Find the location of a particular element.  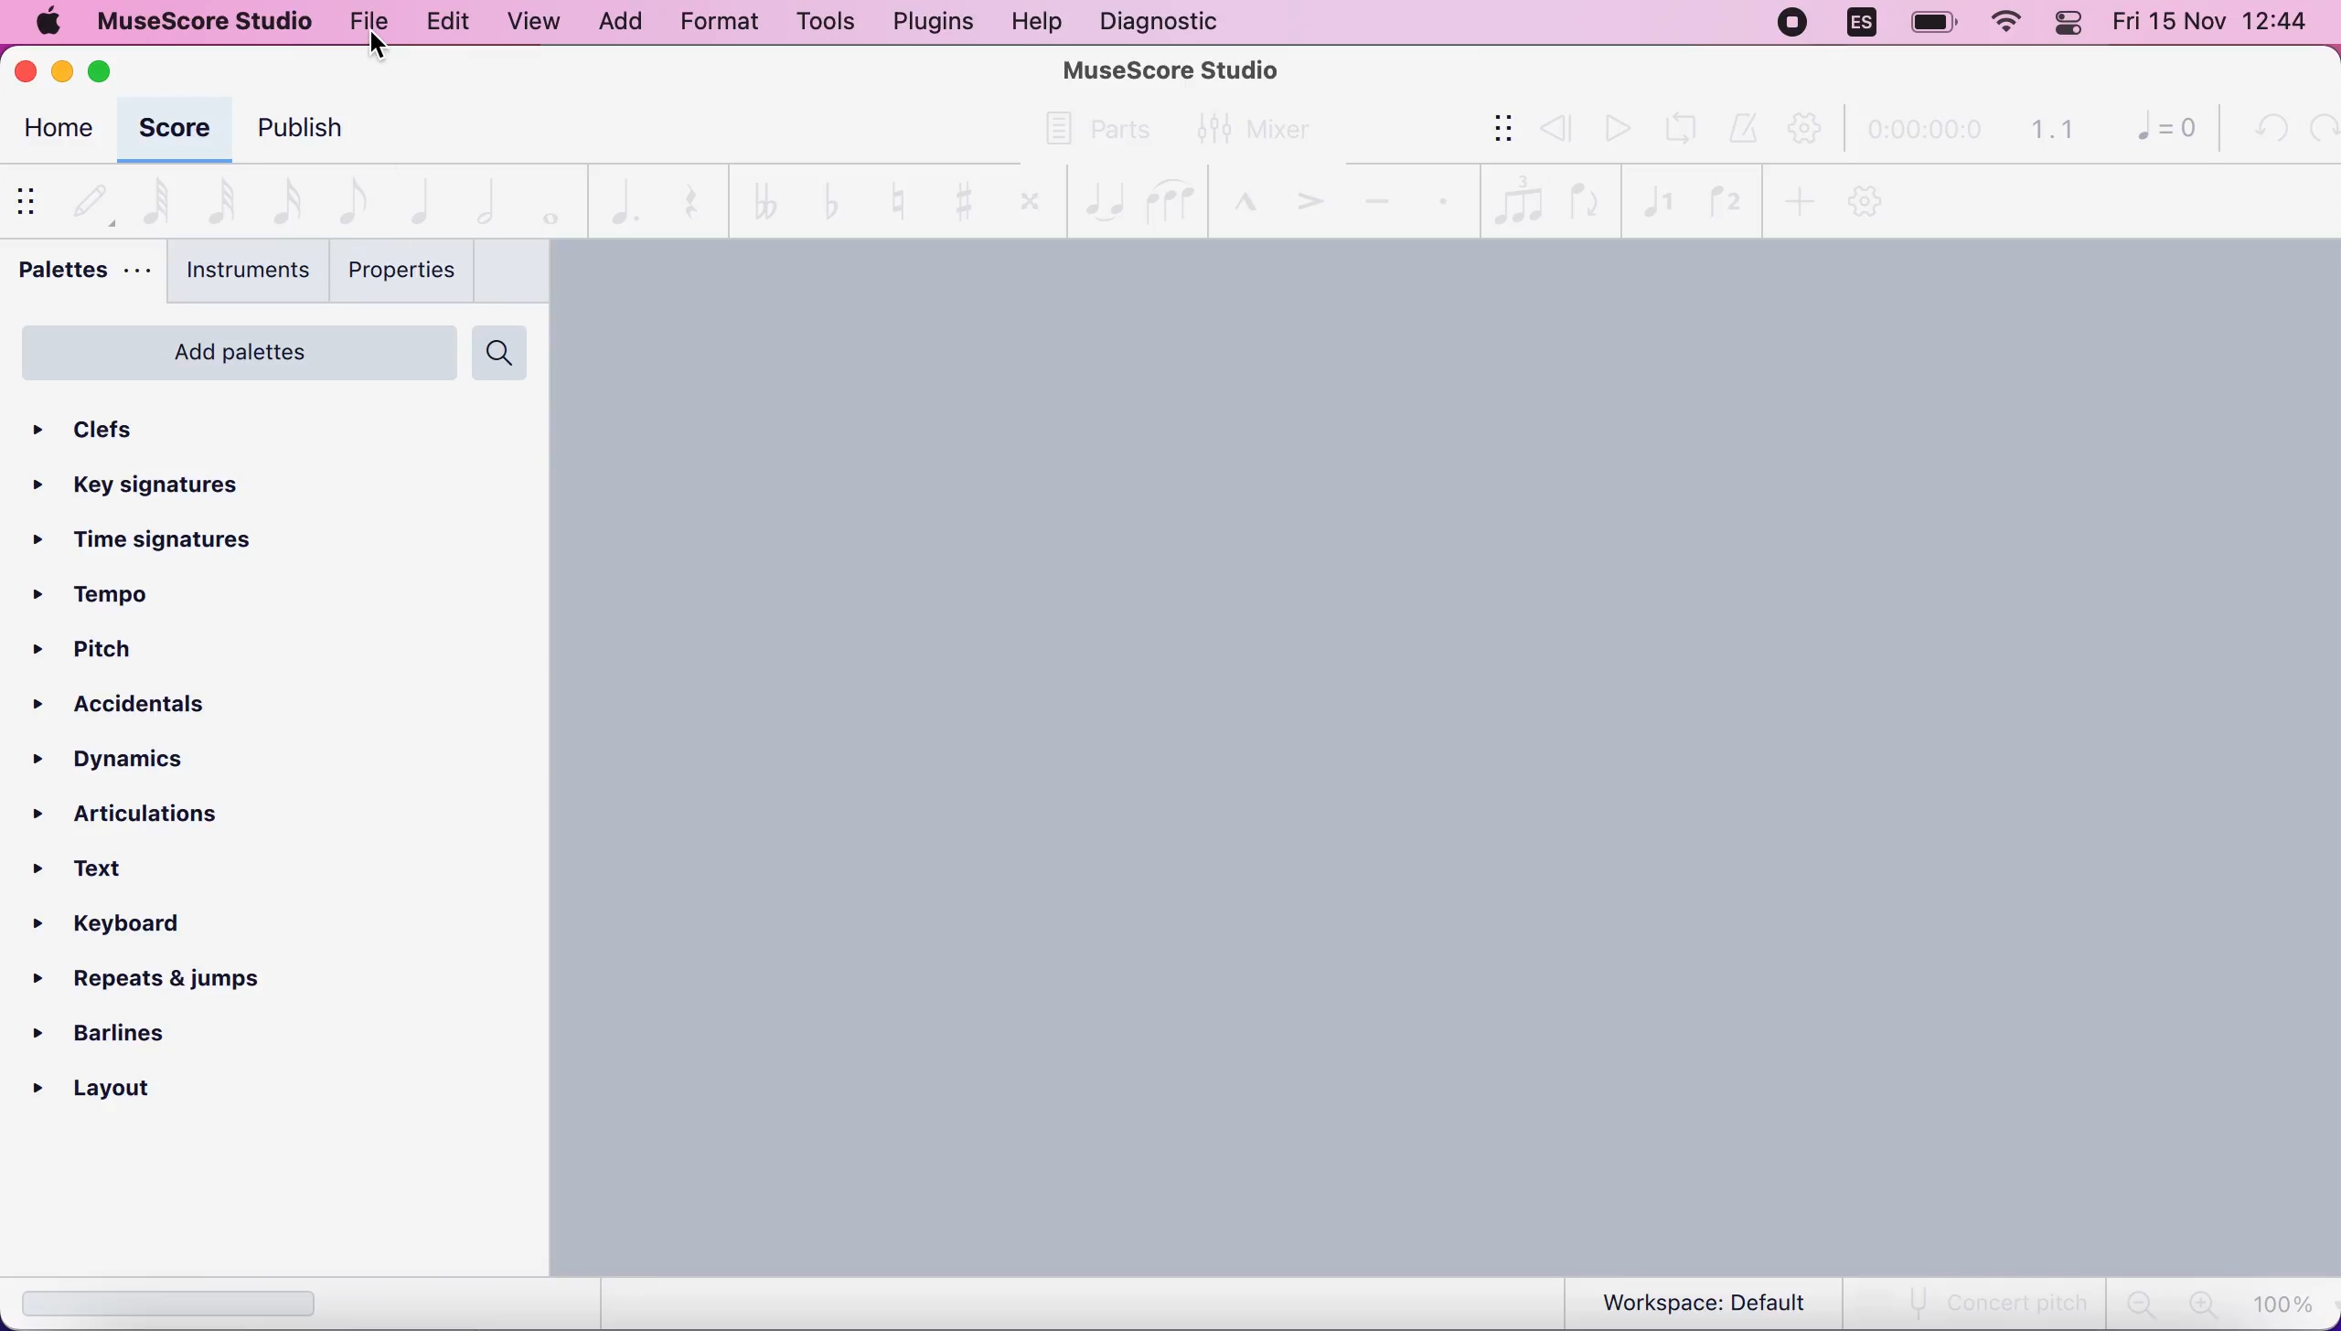

MuseScore Studio is located at coordinates (1172, 69).